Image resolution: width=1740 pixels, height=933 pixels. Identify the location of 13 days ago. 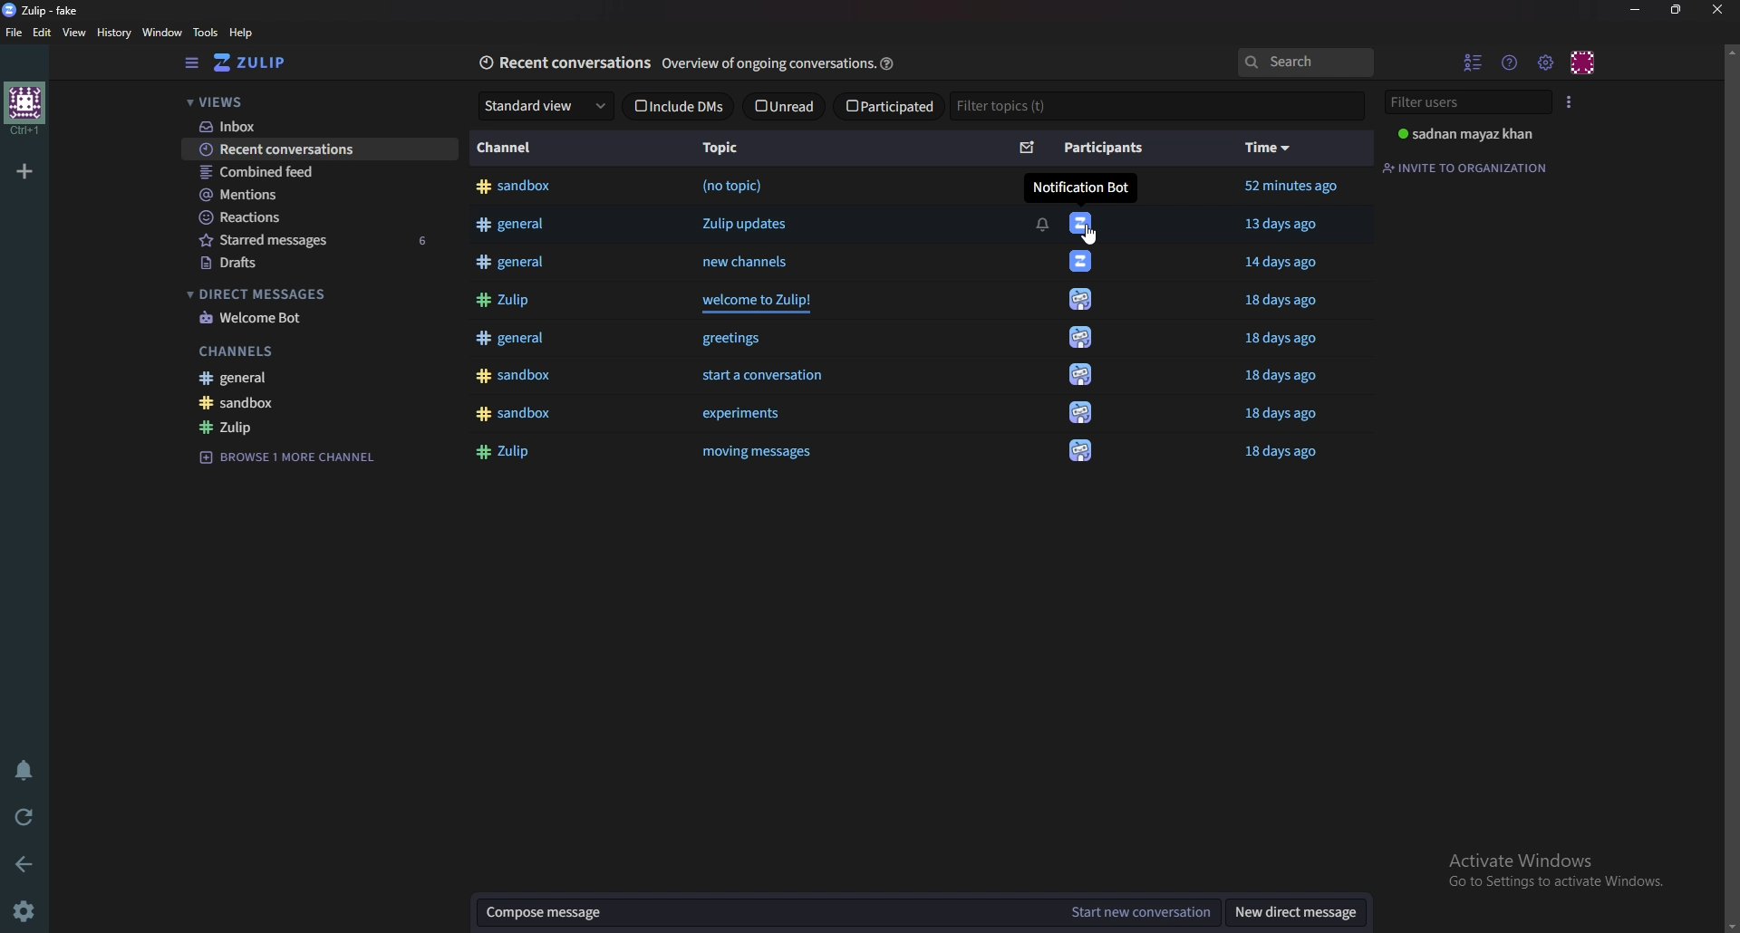
(1281, 223).